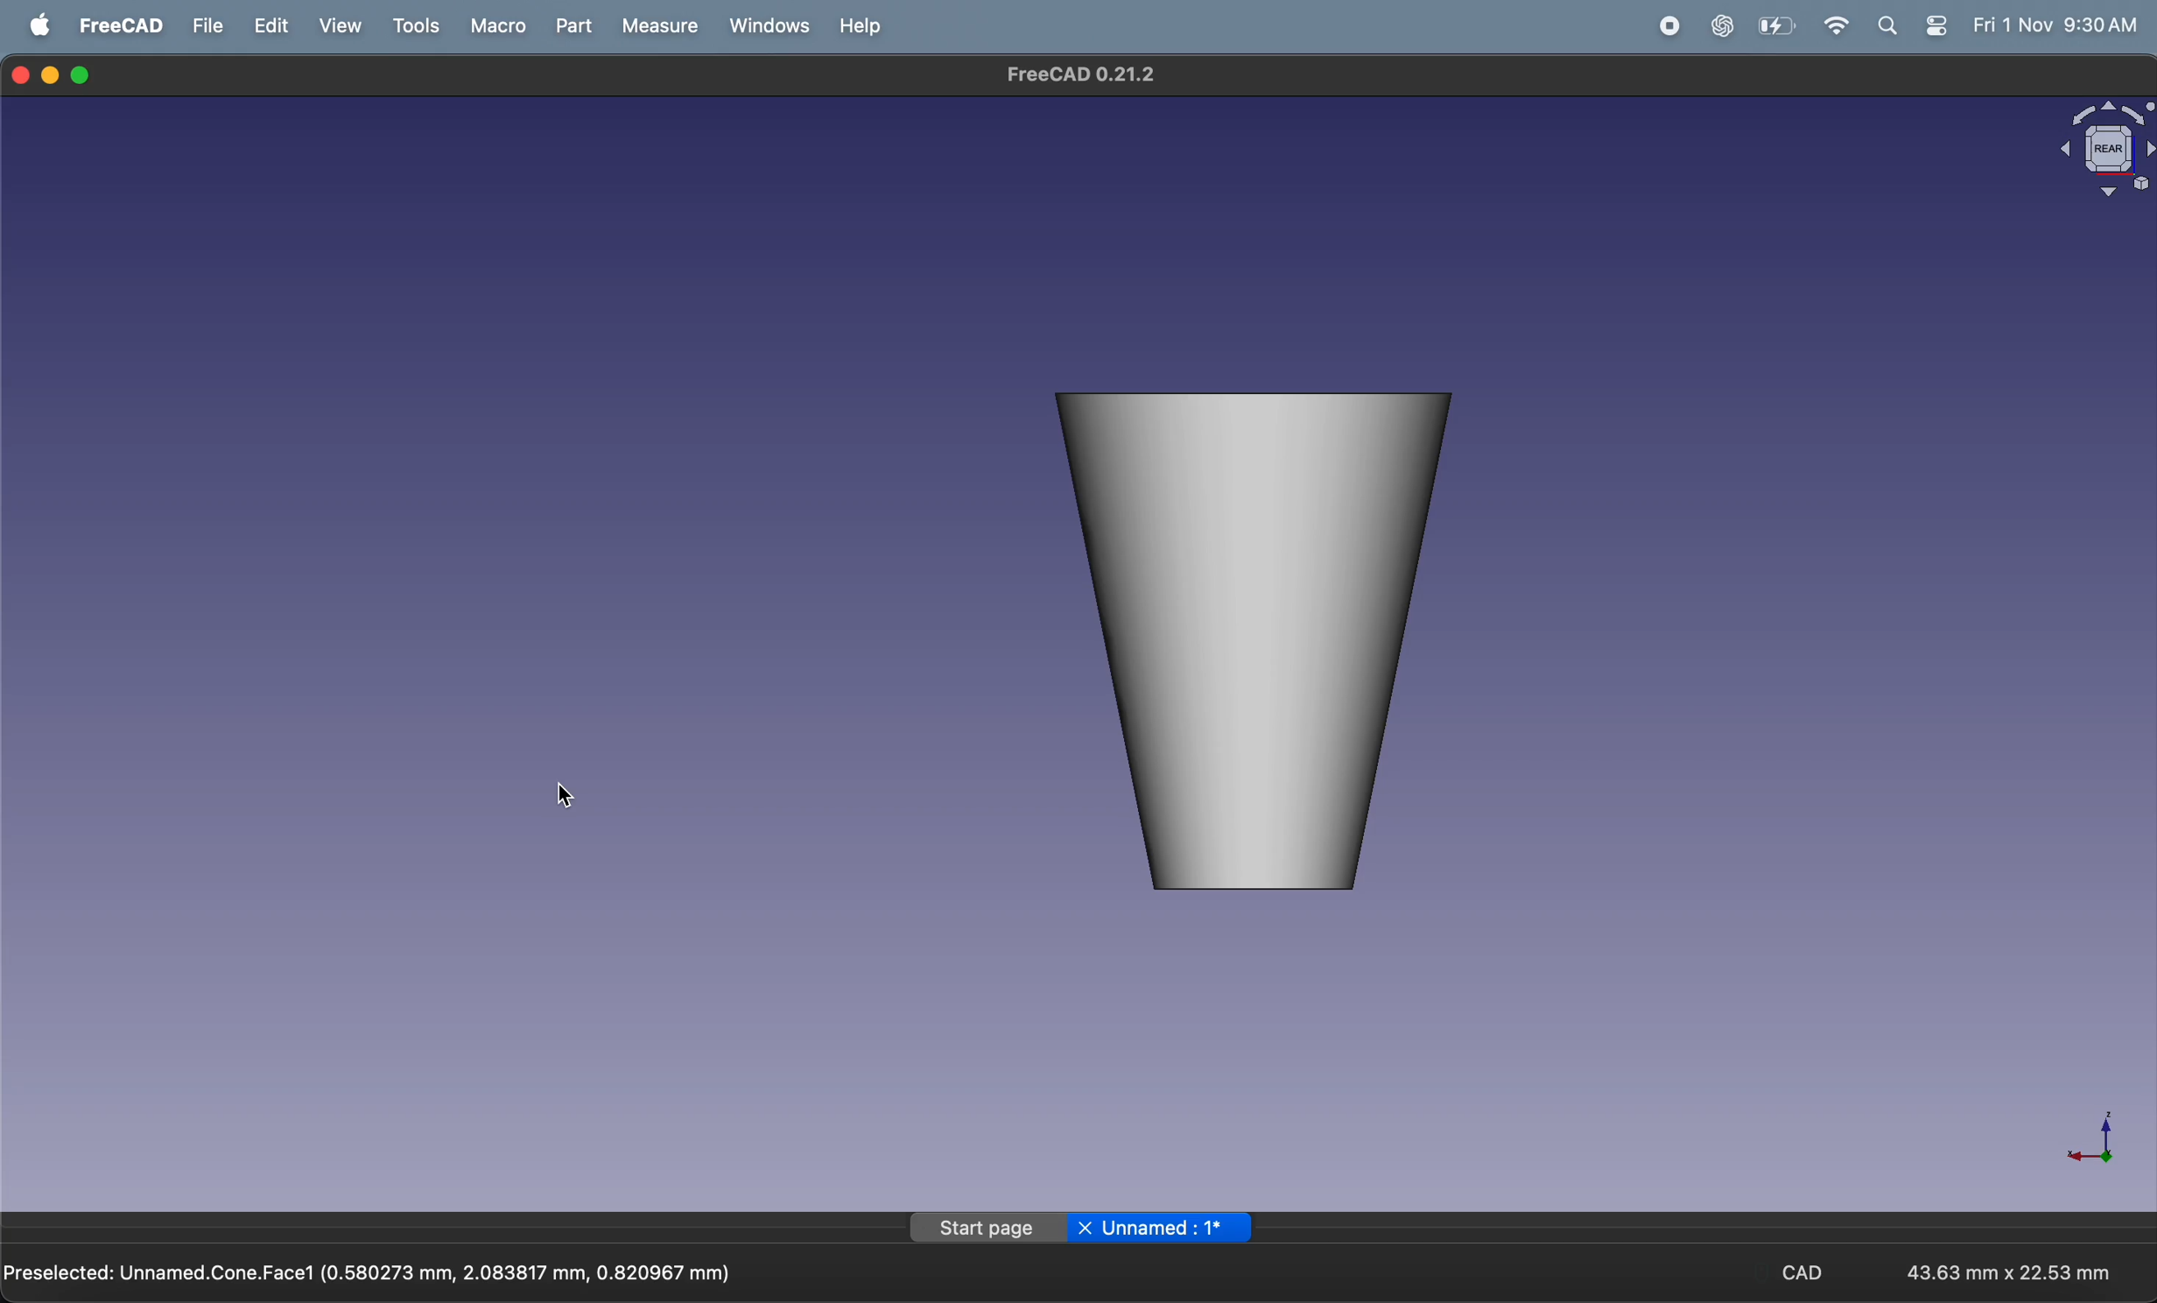 The width and height of the screenshot is (2157, 1303). Describe the element at coordinates (416, 25) in the screenshot. I see `tools` at that location.